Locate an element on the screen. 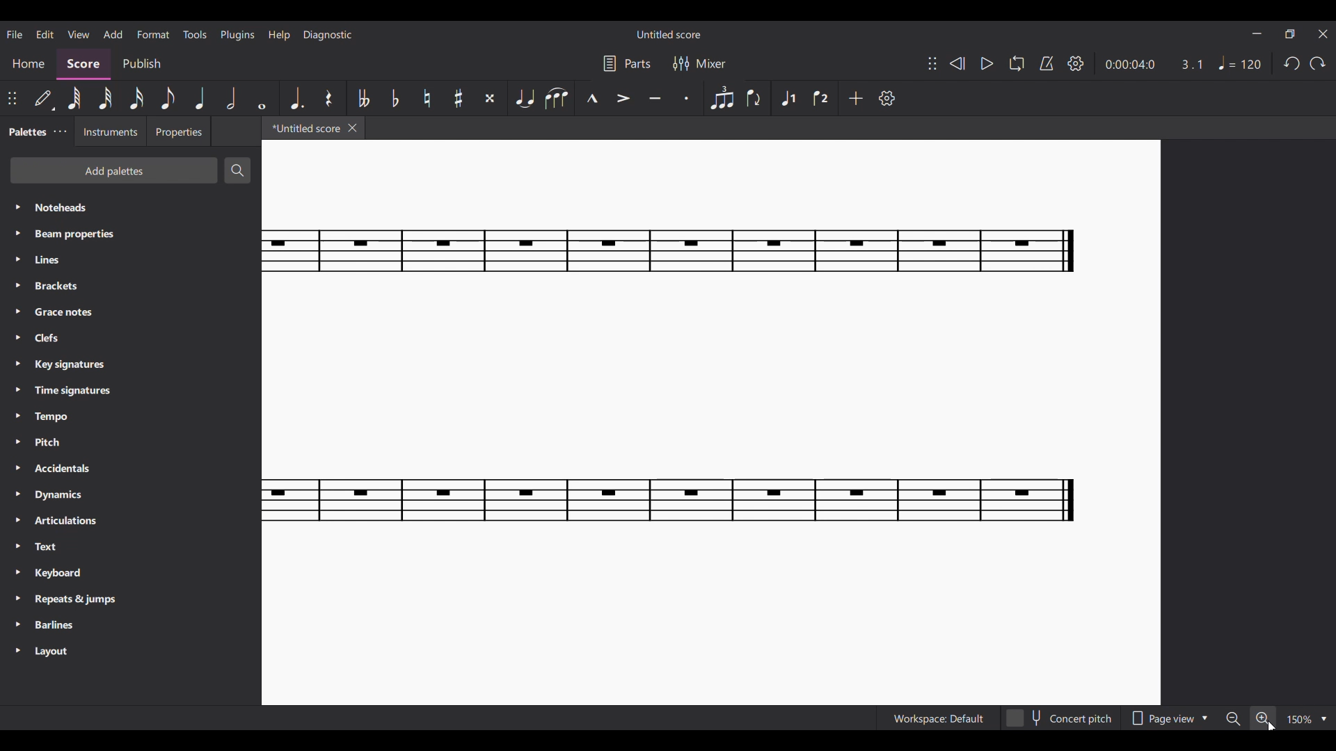  Search is located at coordinates (237, 170).